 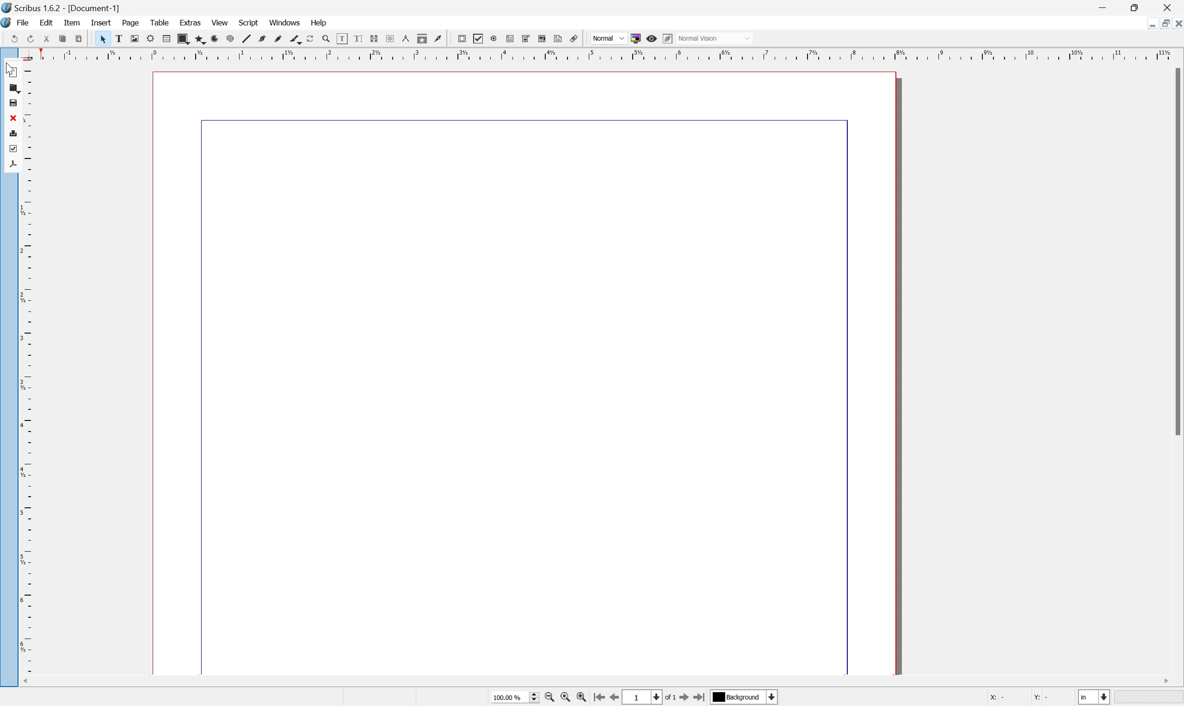 What do you see at coordinates (715, 39) in the screenshot?
I see `Normal` at bounding box center [715, 39].